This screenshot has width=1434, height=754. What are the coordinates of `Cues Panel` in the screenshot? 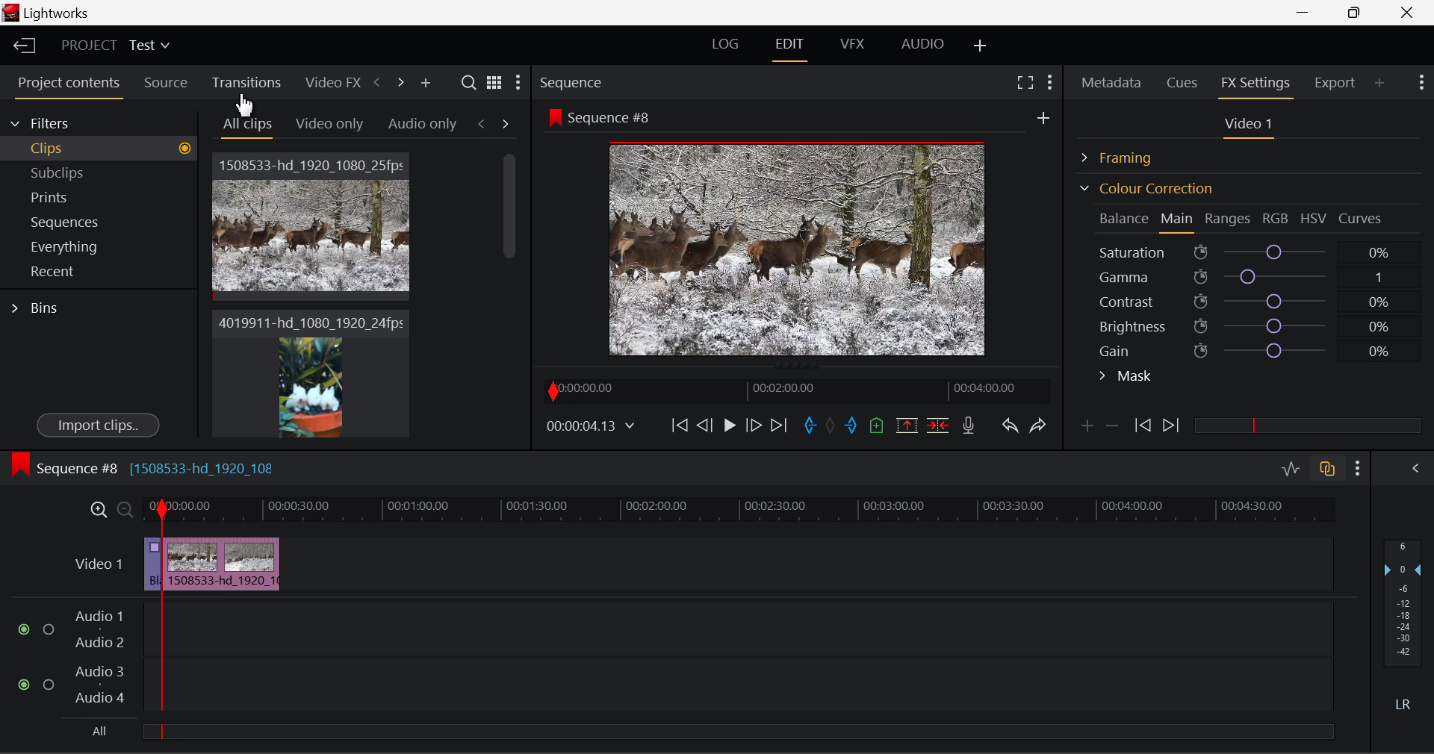 It's located at (1184, 81).